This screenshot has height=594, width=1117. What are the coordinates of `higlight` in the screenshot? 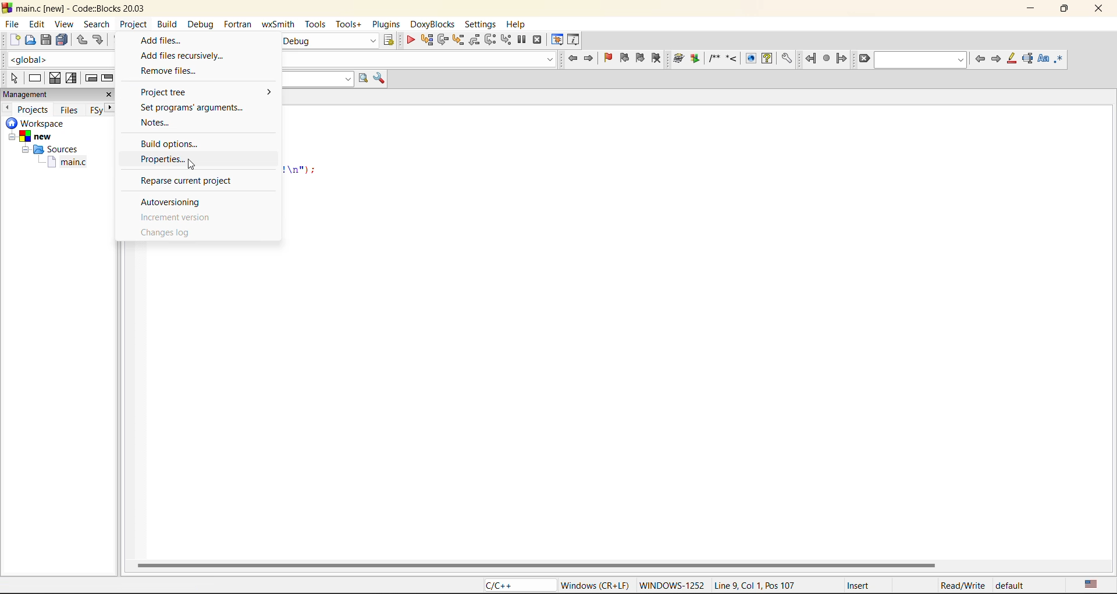 It's located at (1012, 59).